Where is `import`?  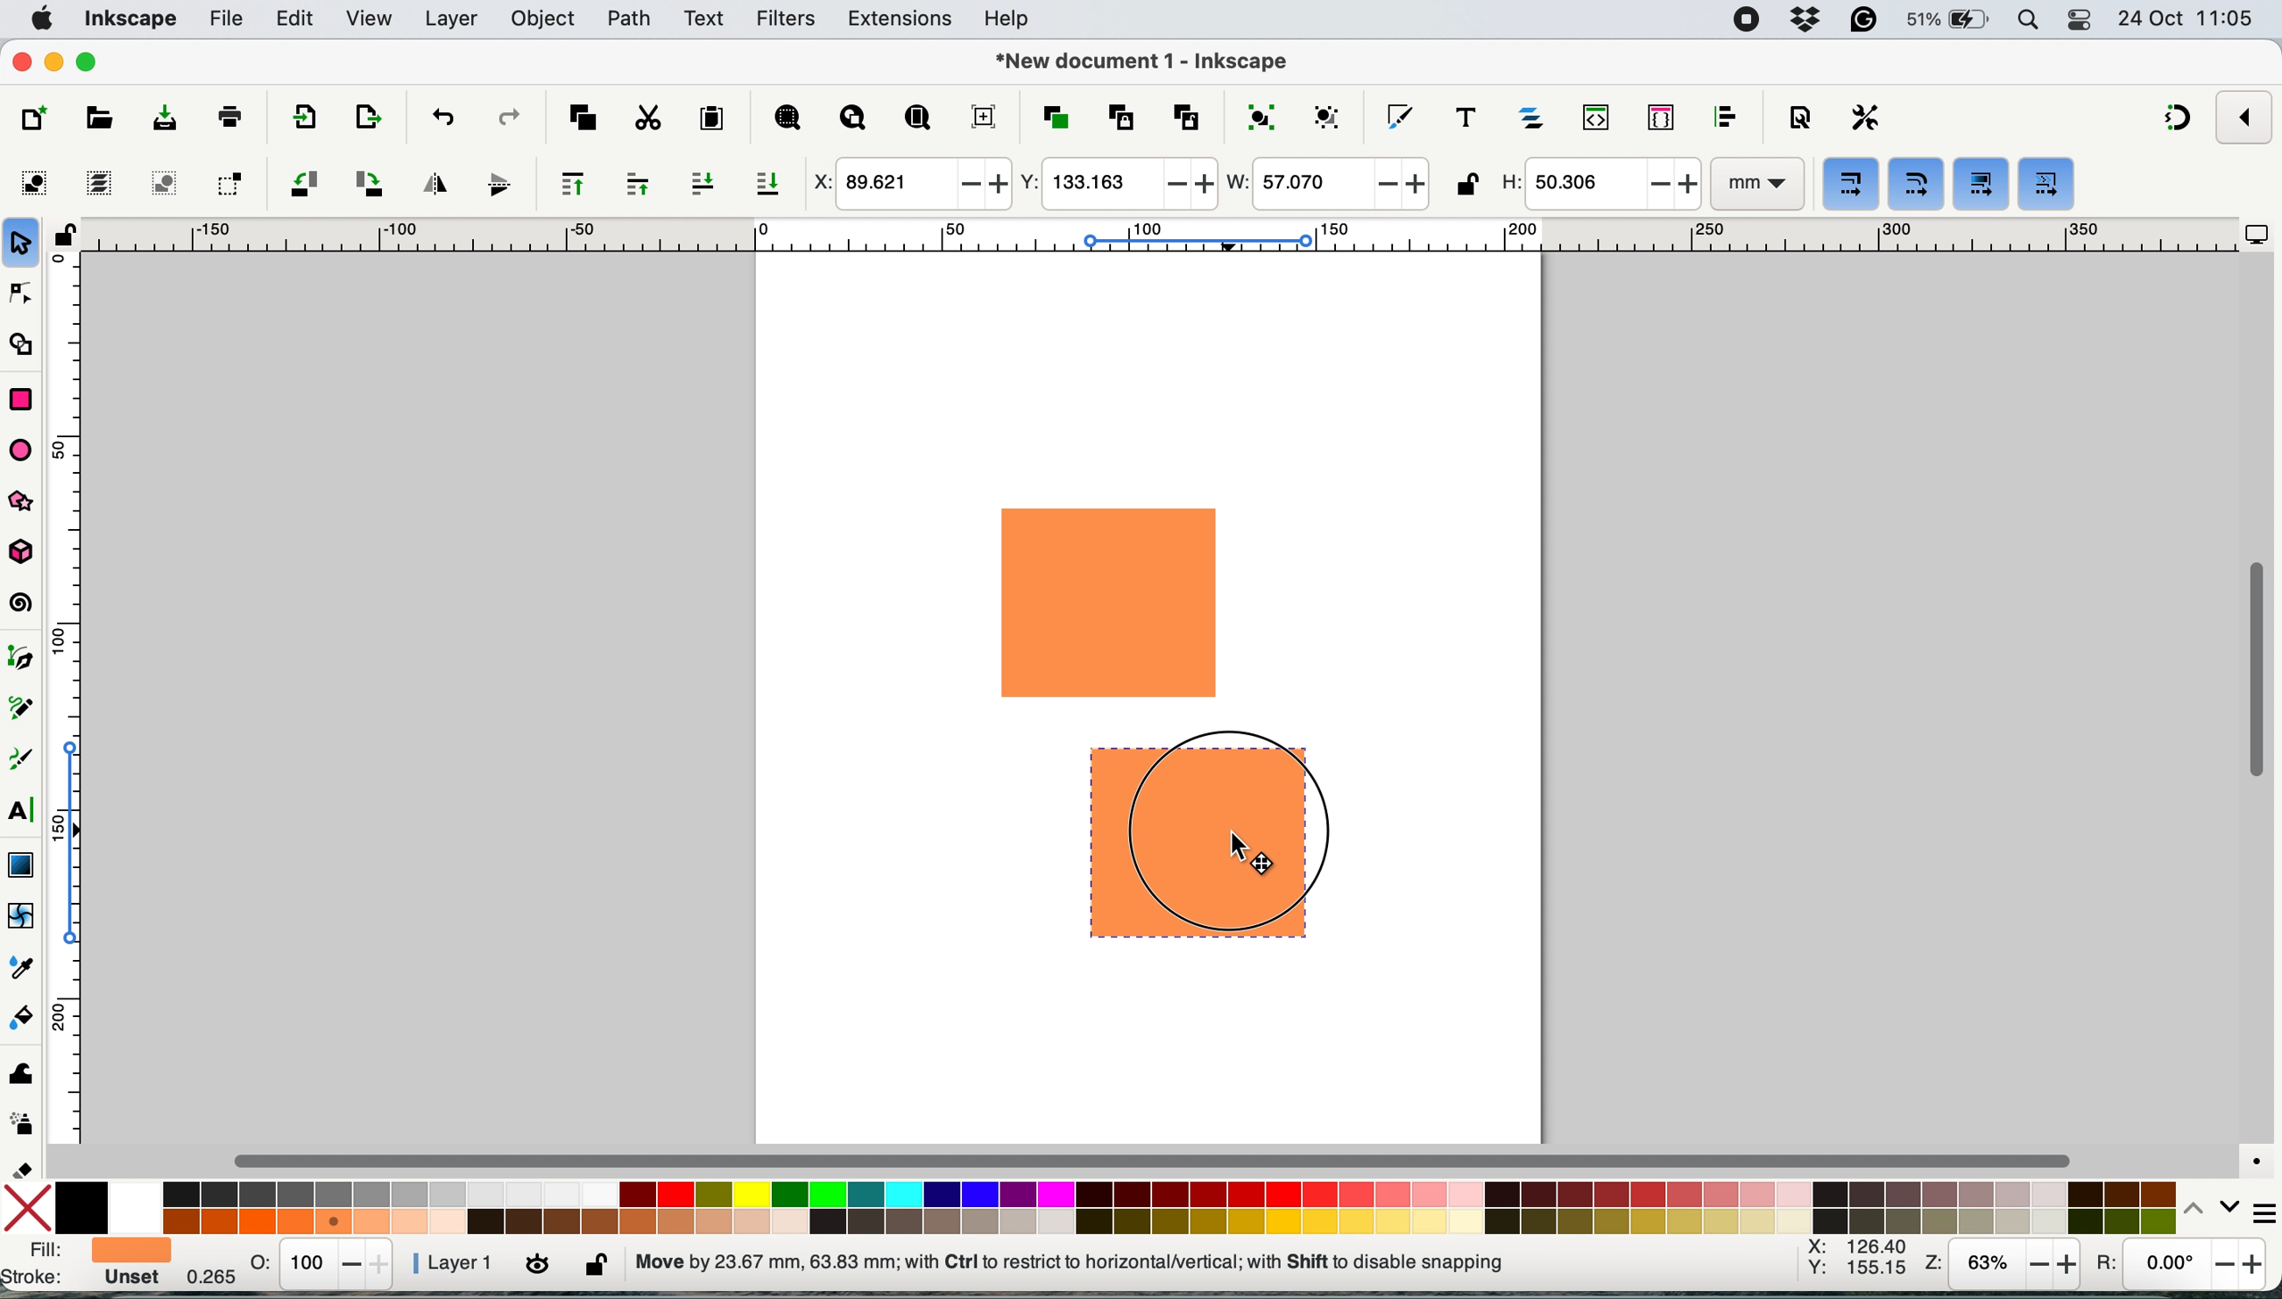 import is located at coordinates (299, 120).